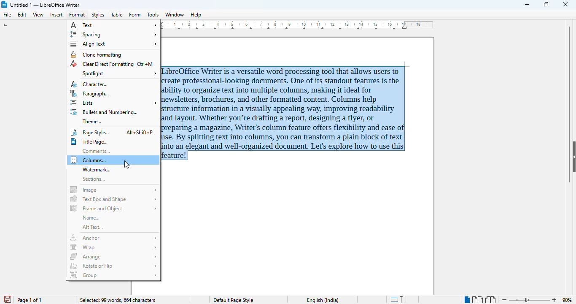  I want to click on insert, so click(56, 15).